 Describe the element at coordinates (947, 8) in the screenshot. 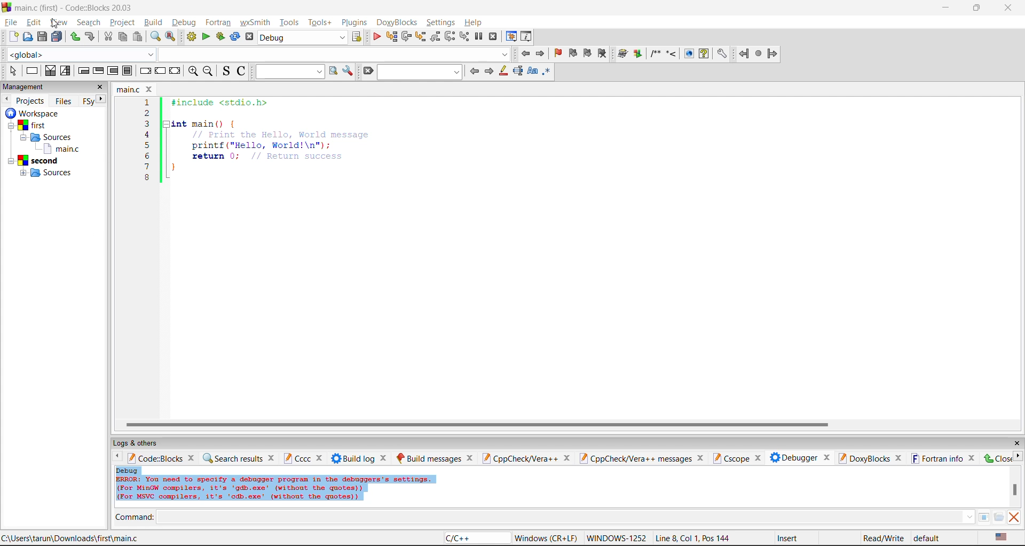

I see `minimize` at that location.